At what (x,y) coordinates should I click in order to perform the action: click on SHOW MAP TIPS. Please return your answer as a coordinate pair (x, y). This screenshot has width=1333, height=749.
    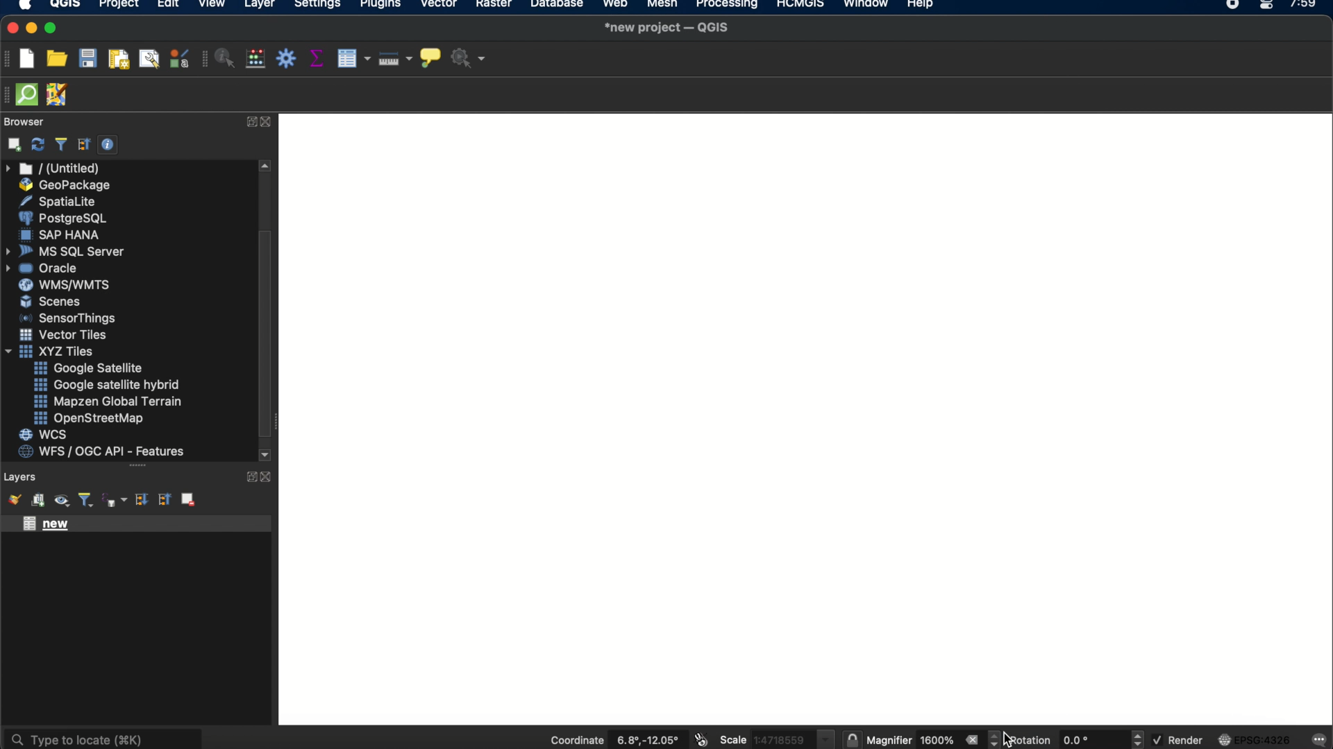
    Looking at the image, I should click on (430, 61).